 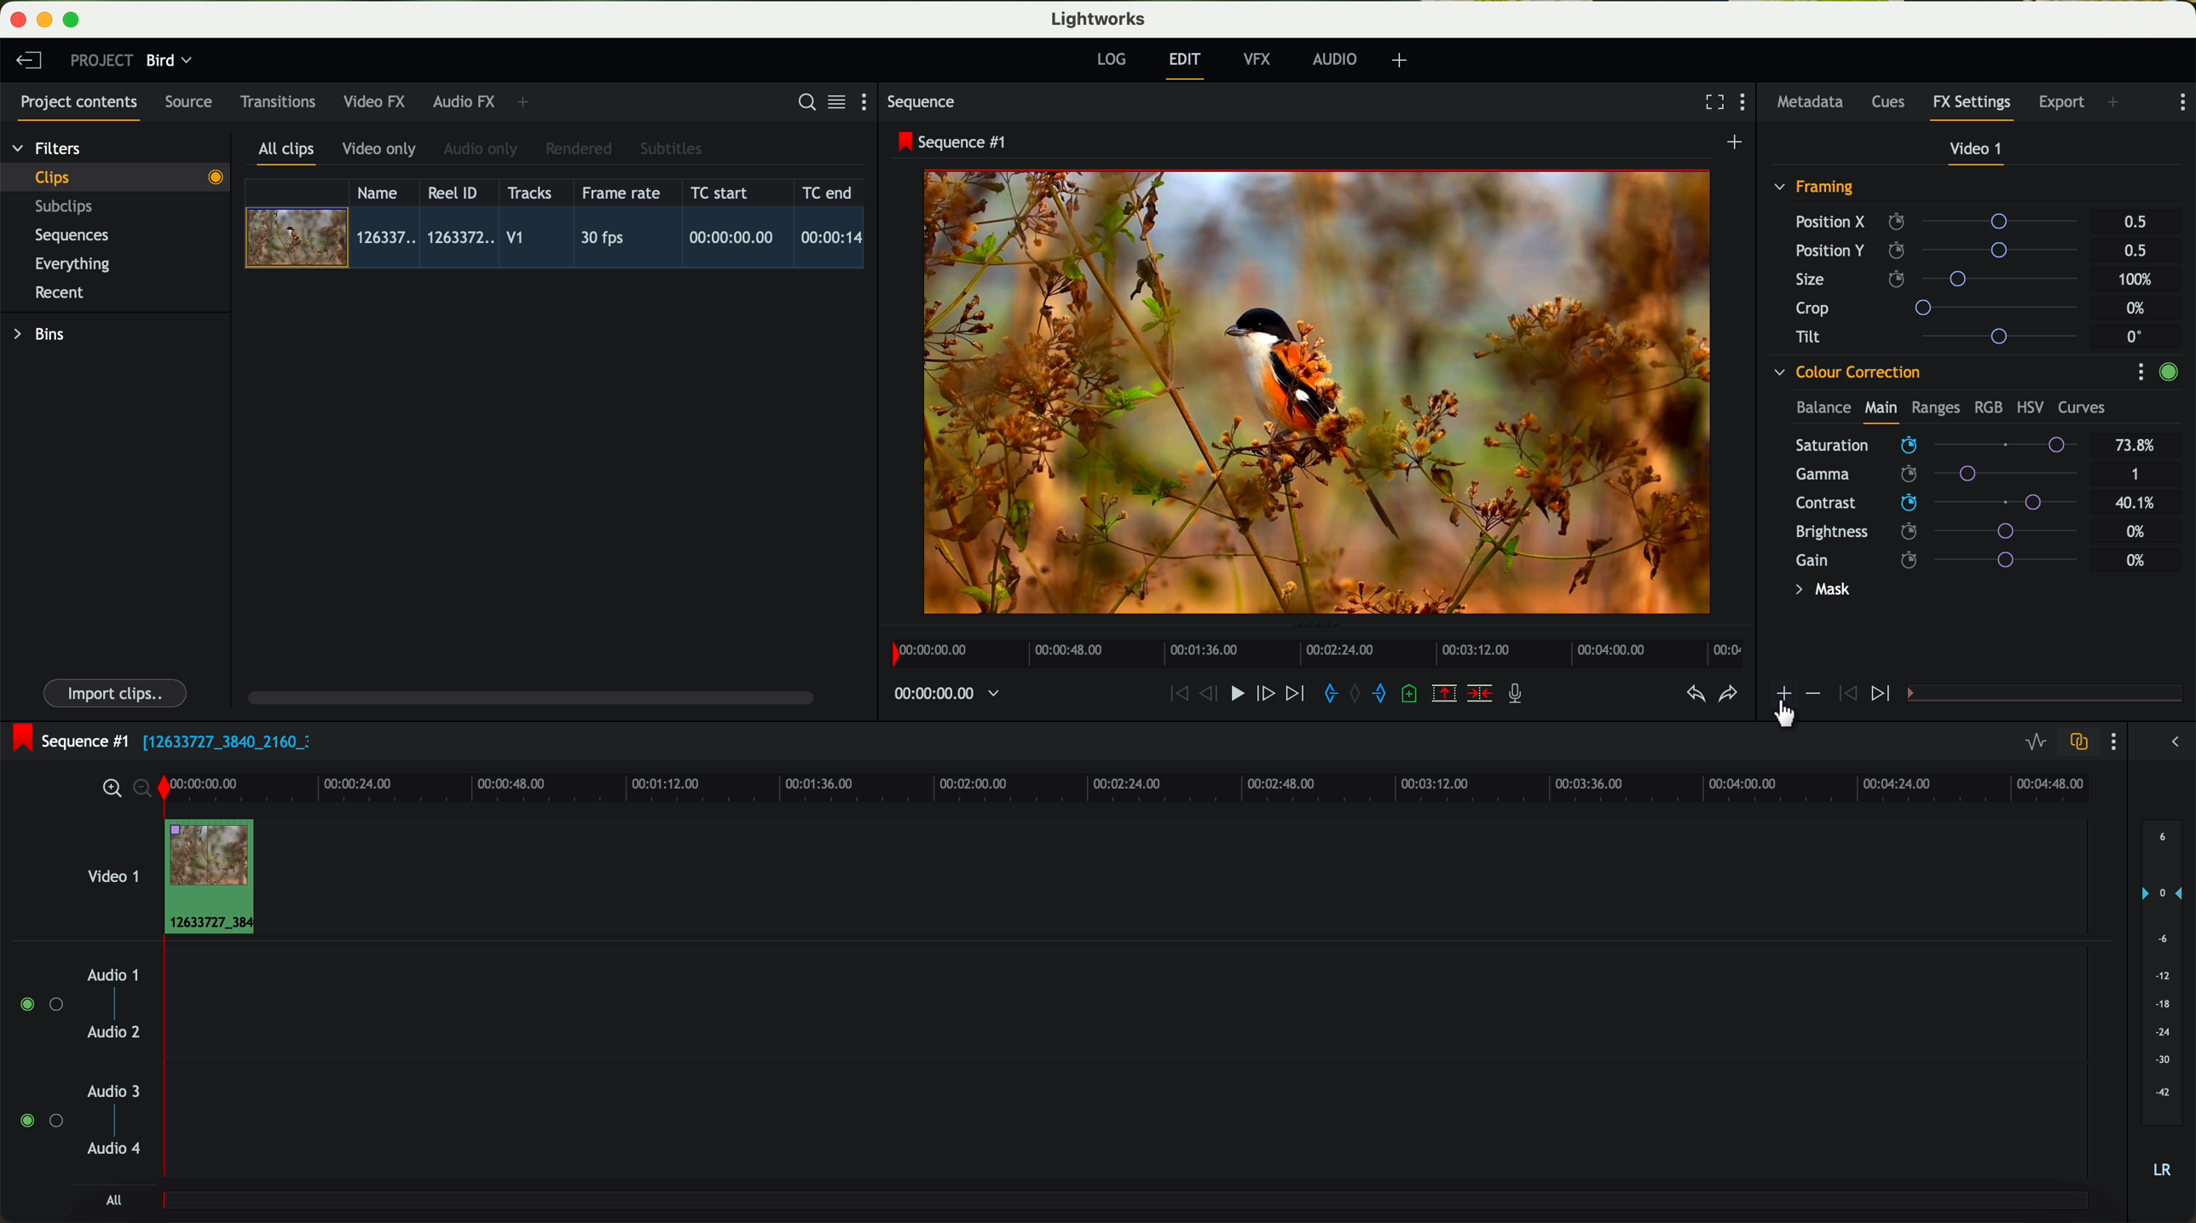 What do you see at coordinates (287, 154) in the screenshot?
I see `all clips` at bounding box center [287, 154].